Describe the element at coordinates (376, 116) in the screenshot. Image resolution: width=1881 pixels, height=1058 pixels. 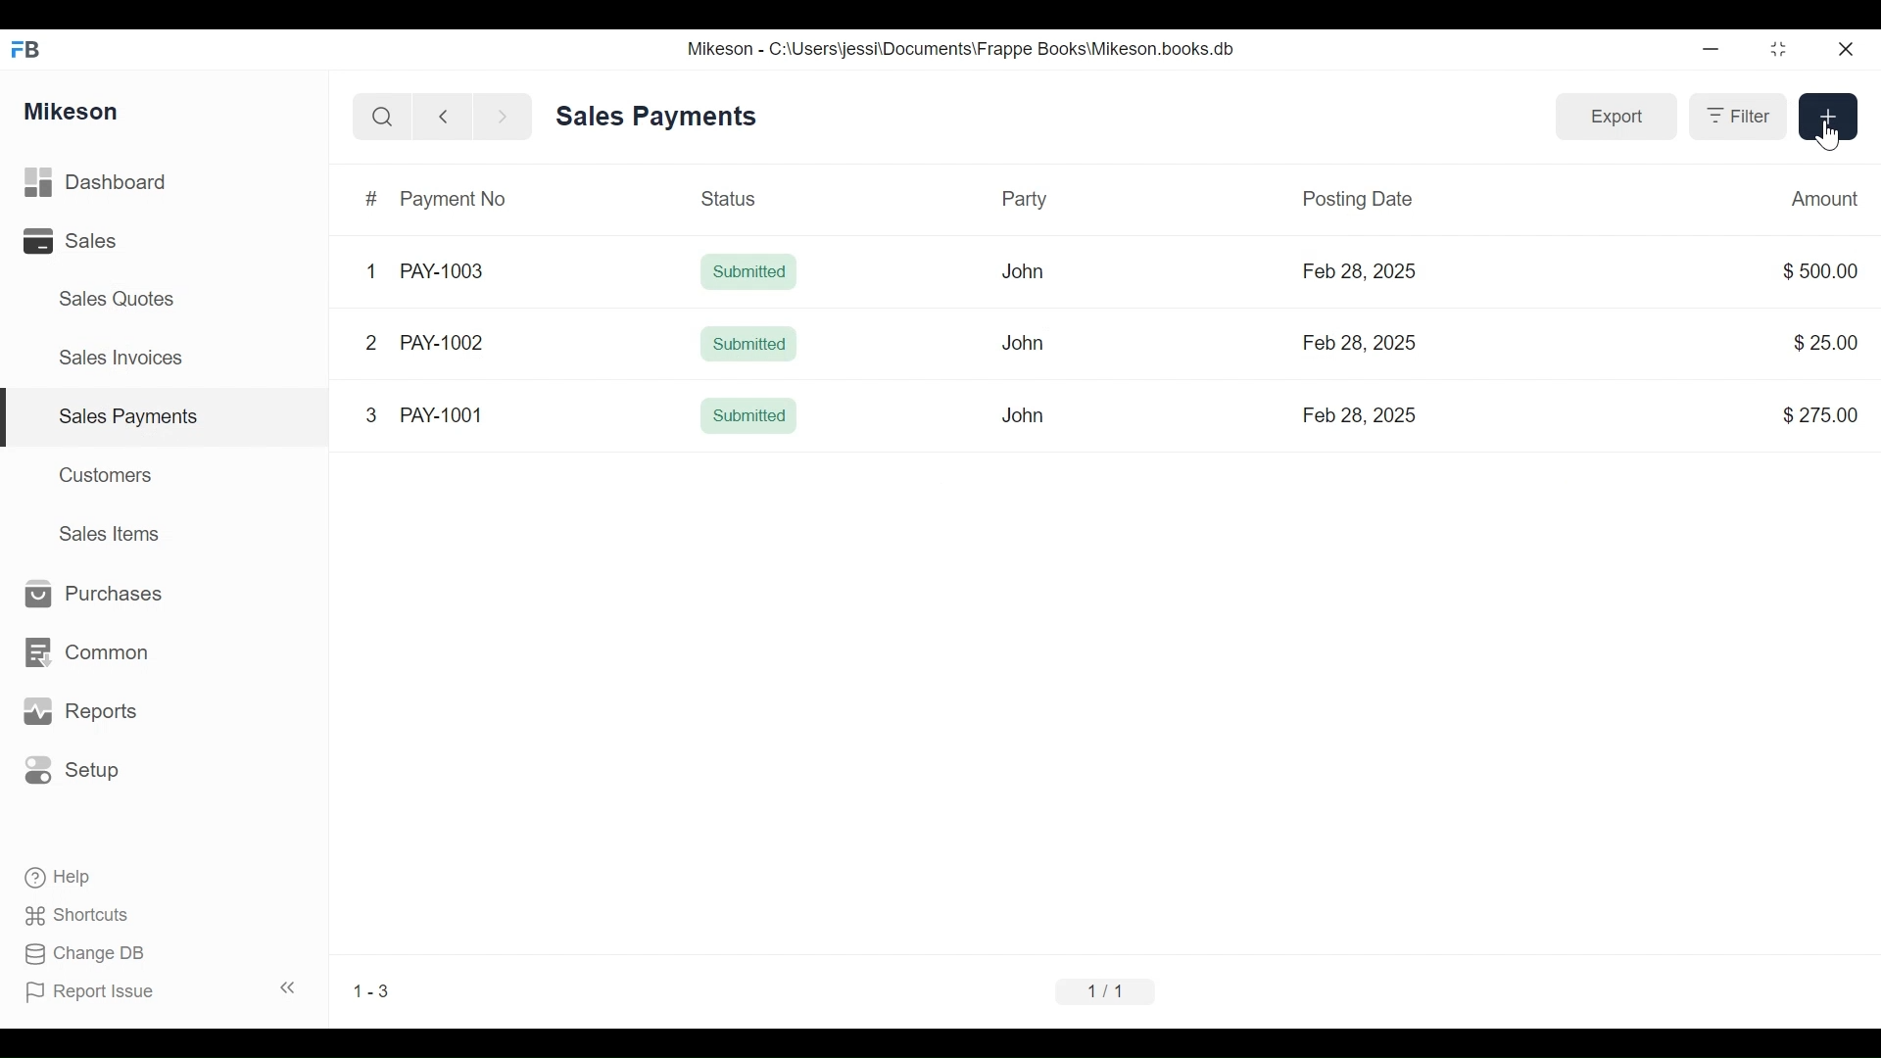
I see `Search` at that location.